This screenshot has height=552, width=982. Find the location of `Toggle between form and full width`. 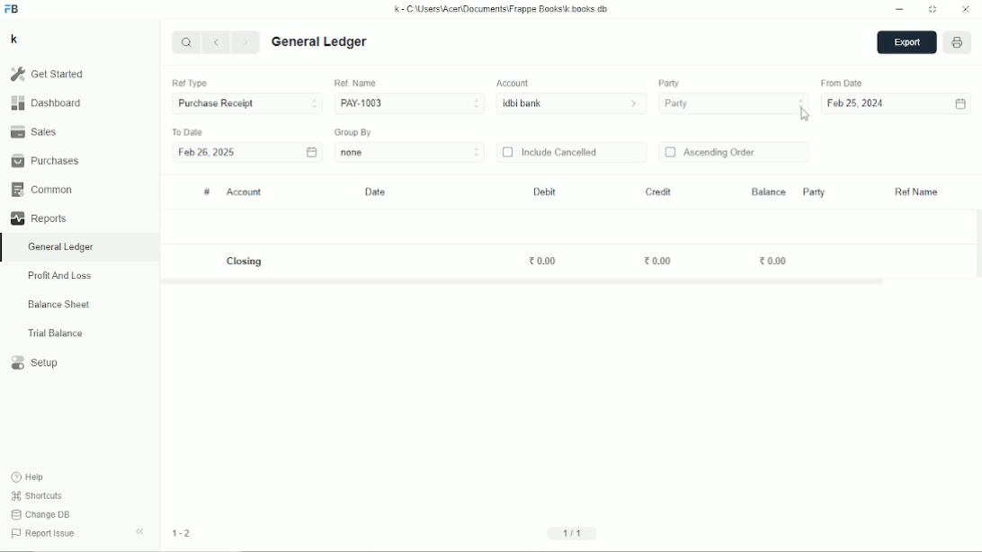

Toggle between form and full width is located at coordinates (933, 10).